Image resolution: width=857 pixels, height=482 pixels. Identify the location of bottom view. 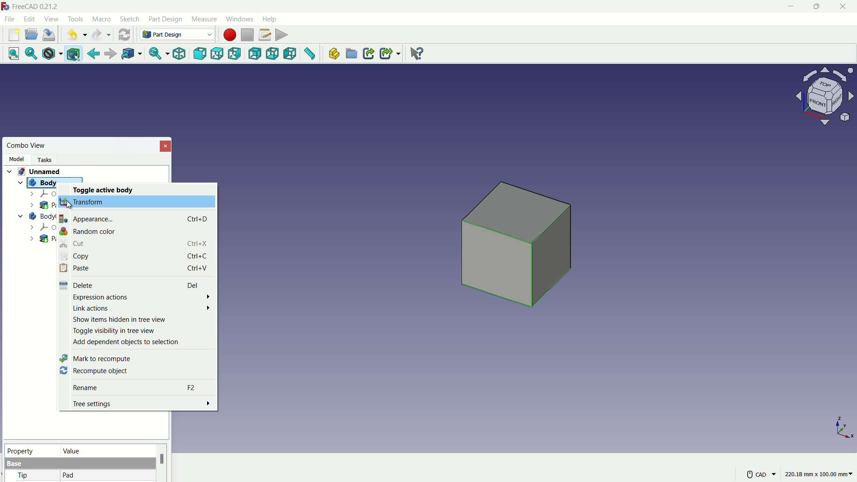
(274, 54).